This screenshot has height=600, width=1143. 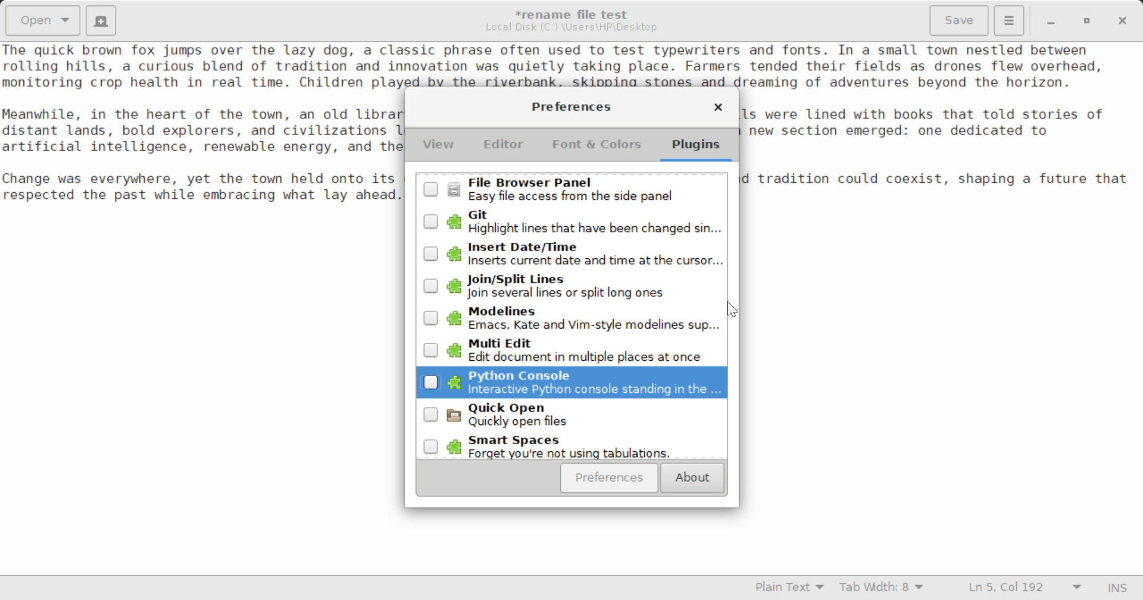 I want to click on Plugins Tab Selected, so click(x=699, y=149).